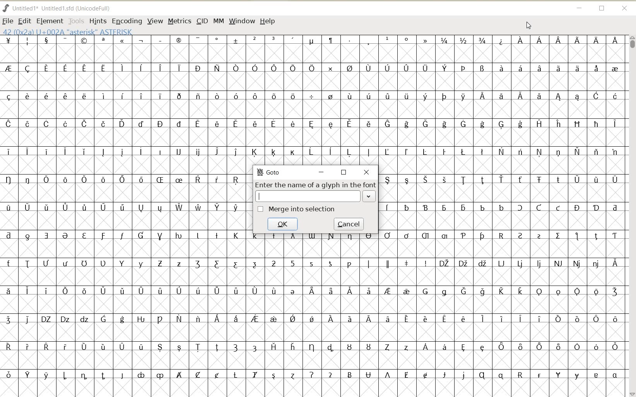  What do you see at coordinates (50, 21) in the screenshot?
I see `ELEMENT` at bounding box center [50, 21].